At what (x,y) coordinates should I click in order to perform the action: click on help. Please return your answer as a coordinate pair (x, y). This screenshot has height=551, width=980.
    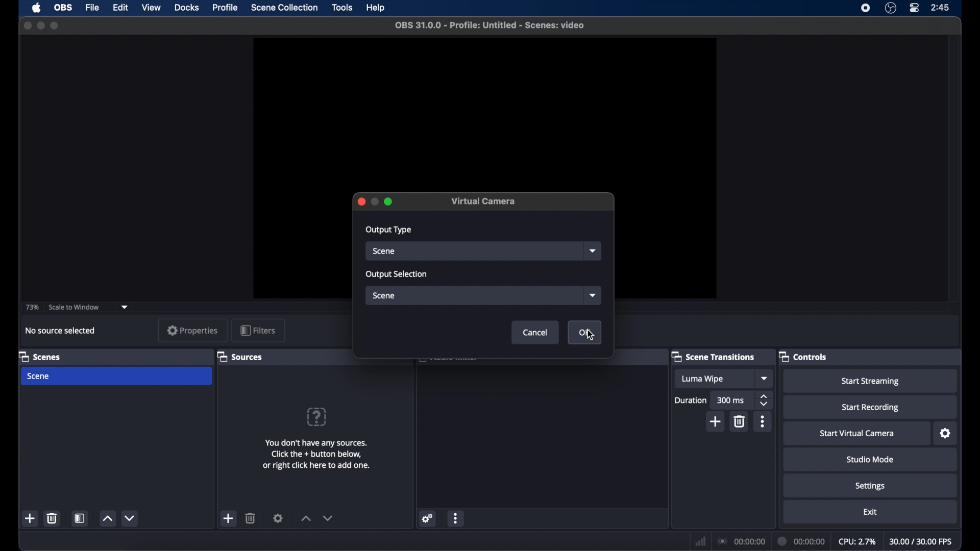
    Looking at the image, I should click on (376, 8).